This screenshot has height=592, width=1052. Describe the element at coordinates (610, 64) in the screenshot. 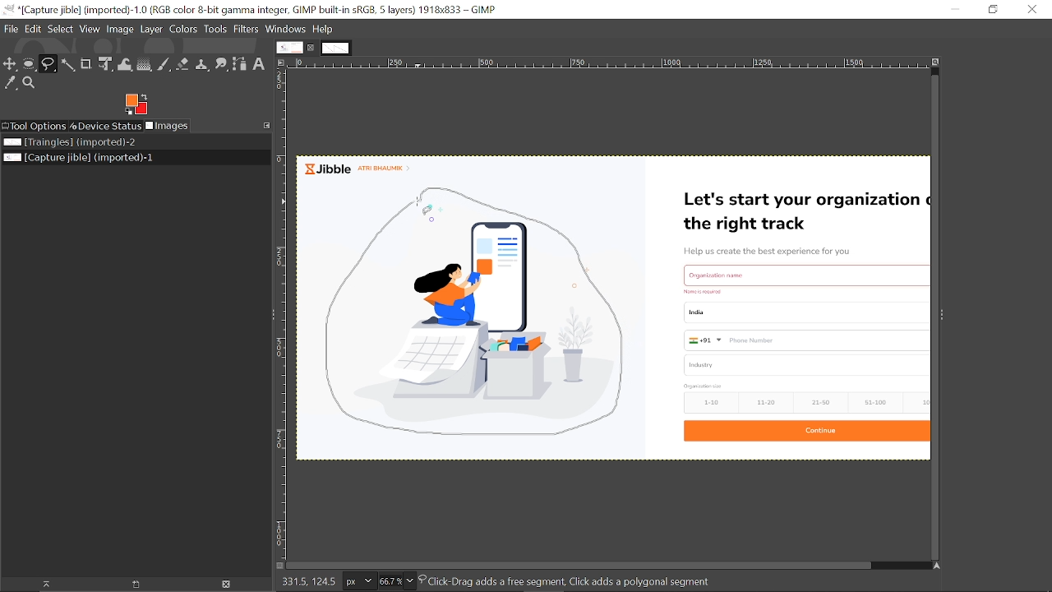

I see `Horizontal label` at that location.